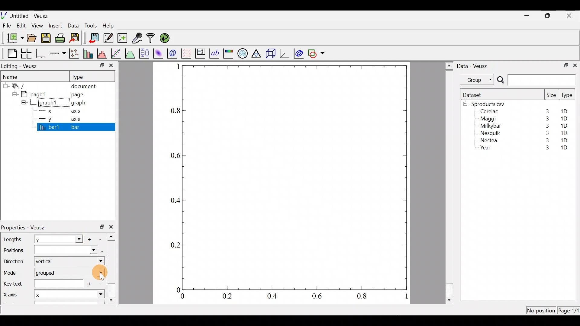 The width and height of the screenshot is (580, 326). I want to click on Year, so click(487, 149).